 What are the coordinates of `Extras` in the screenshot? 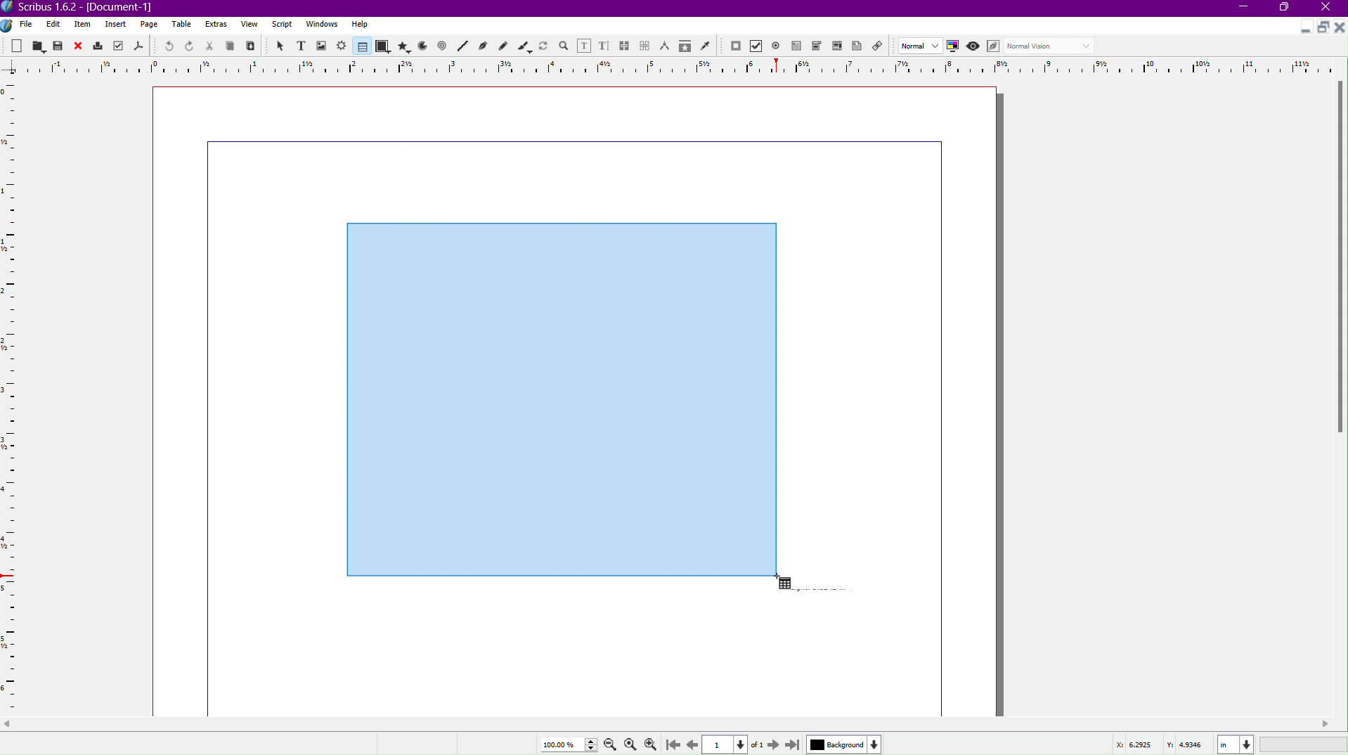 It's located at (217, 25).